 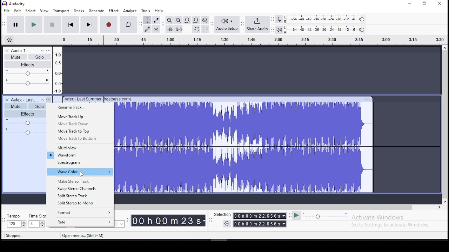 I want to click on pan, so click(x=25, y=131).